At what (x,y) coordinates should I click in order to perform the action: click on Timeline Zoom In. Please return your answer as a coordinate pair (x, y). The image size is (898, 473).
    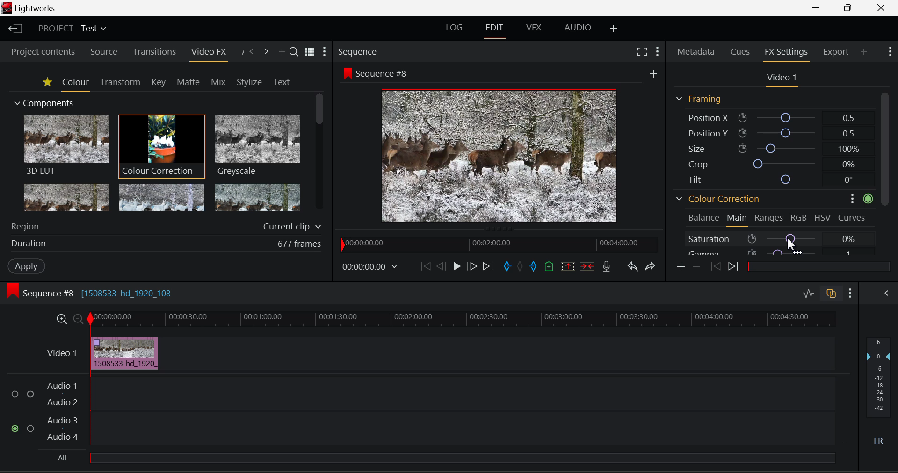
    Looking at the image, I should click on (61, 320).